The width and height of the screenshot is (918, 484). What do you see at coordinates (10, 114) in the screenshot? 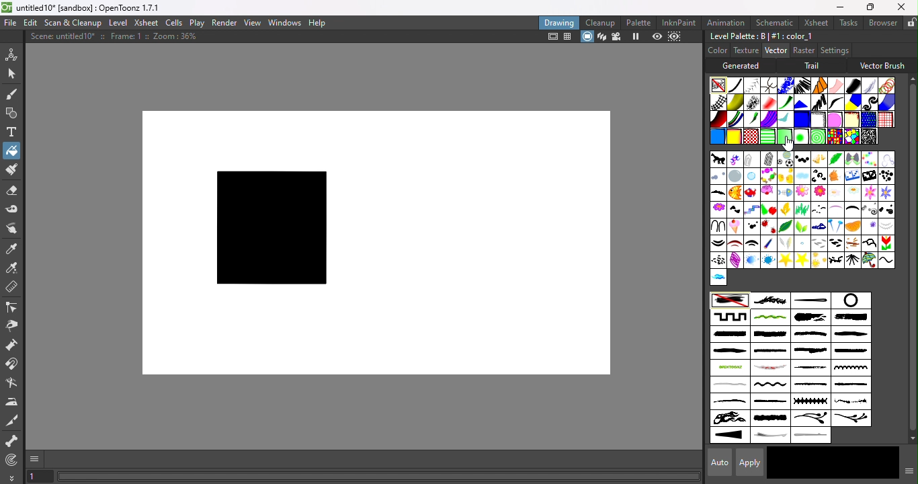
I see `Geometric tool` at bounding box center [10, 114].